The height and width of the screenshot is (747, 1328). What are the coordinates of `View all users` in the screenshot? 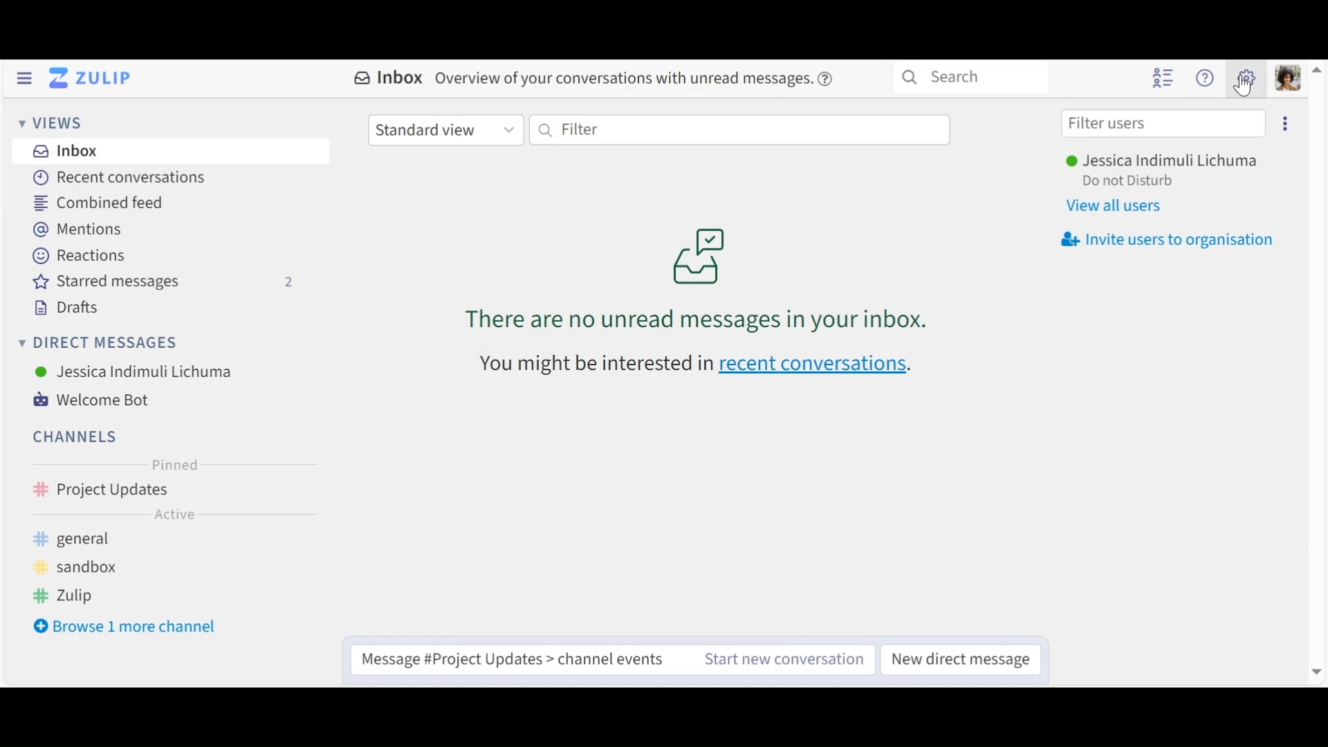 It's located at (1118, 205).